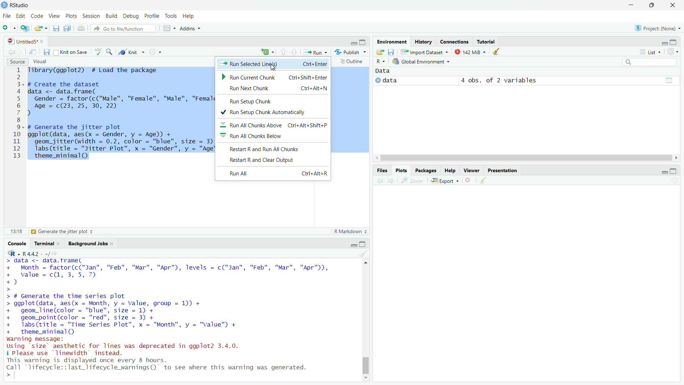 Image resolution: width=684 pixels, height=385 pixels. Describe the element at coordinates (423, 42) in the screenshot. I see `history` at that location.